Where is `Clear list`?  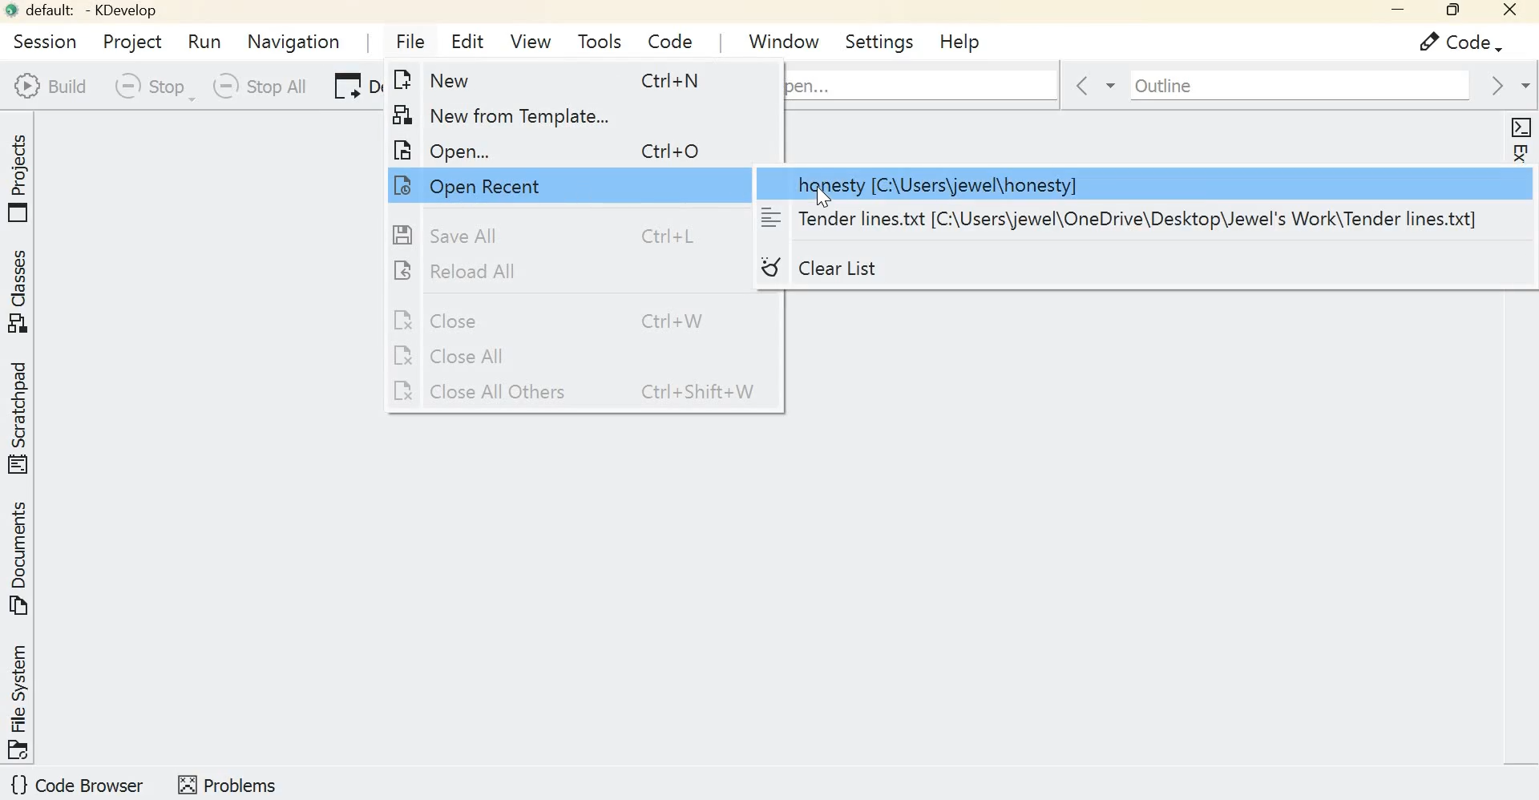 Clear list is located at coordinates (876, 271).